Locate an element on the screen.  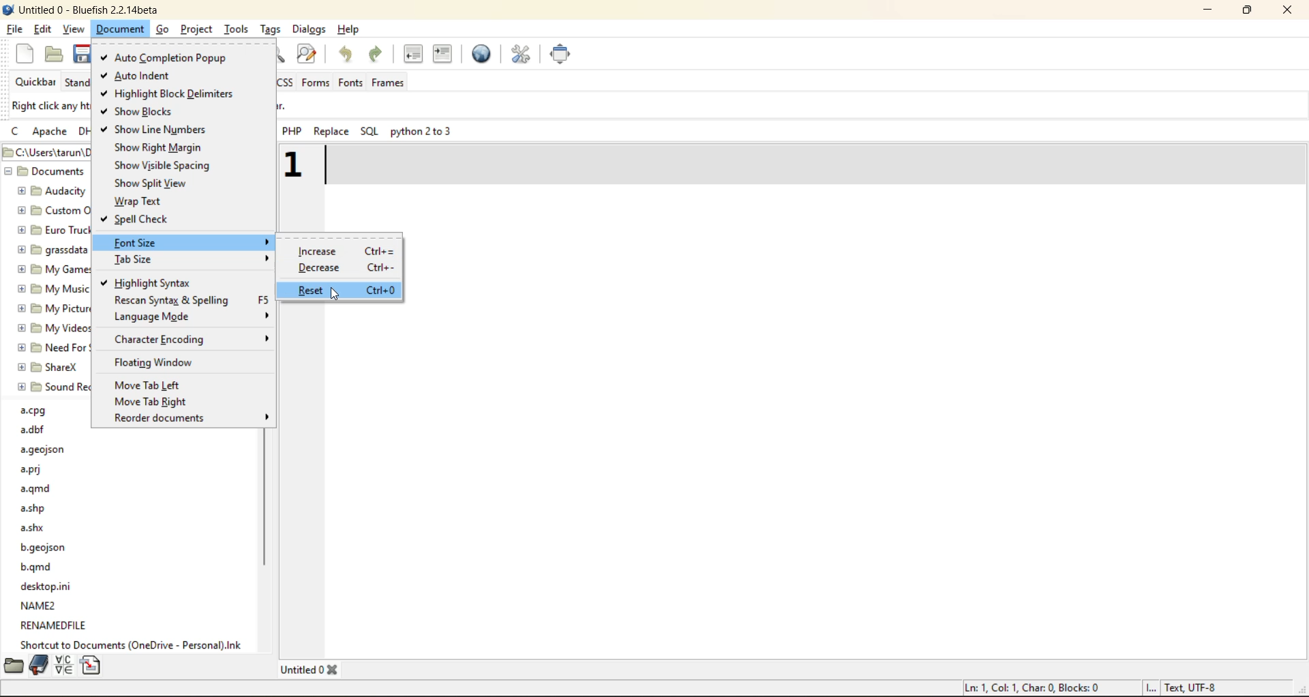
snippets is located at coordinates (91, 665).